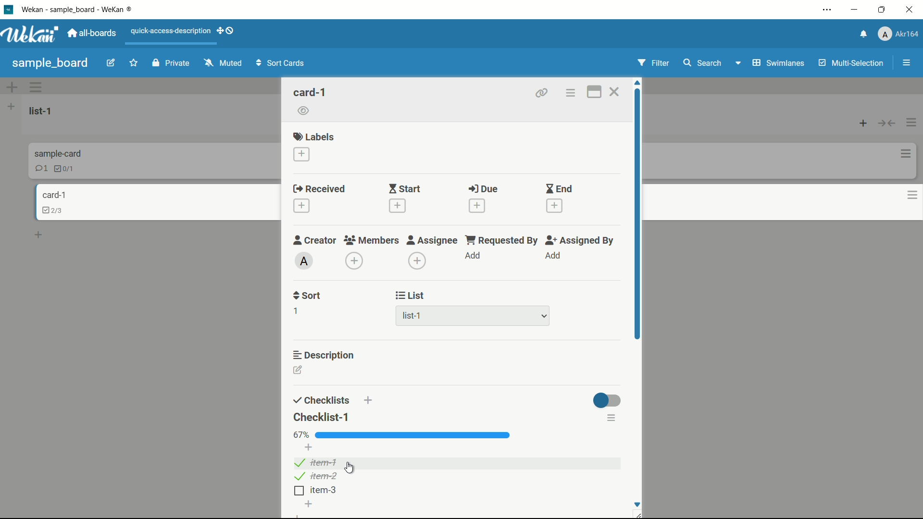 The height and width of the screenshot is (519, 923). Describe the element at coordinates (30, 34) in the screenshot. I see `Wekan logo` at that location.